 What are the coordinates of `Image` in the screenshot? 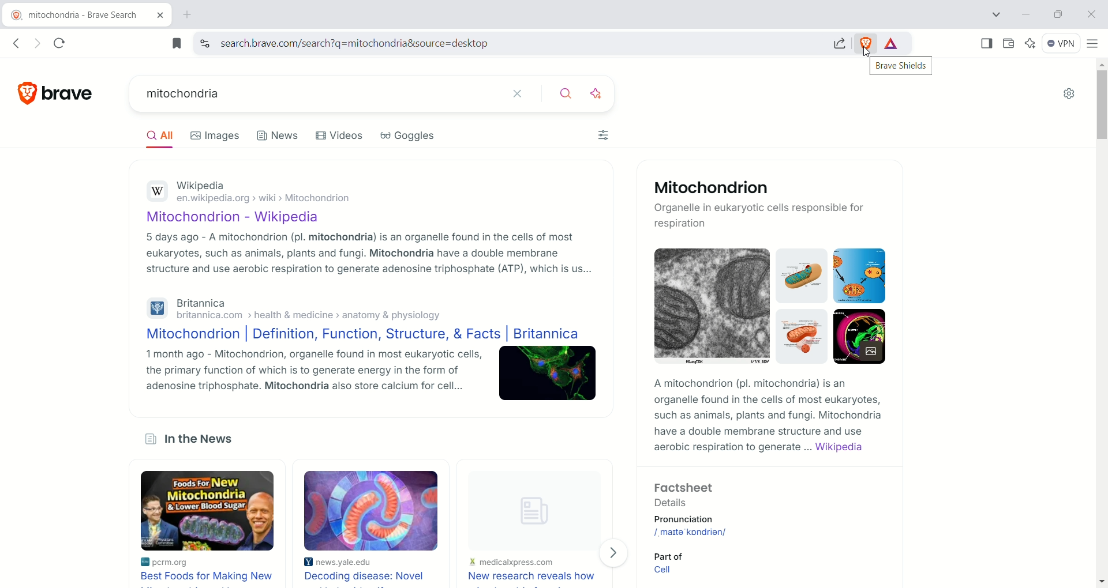 It's located at (803, 337).